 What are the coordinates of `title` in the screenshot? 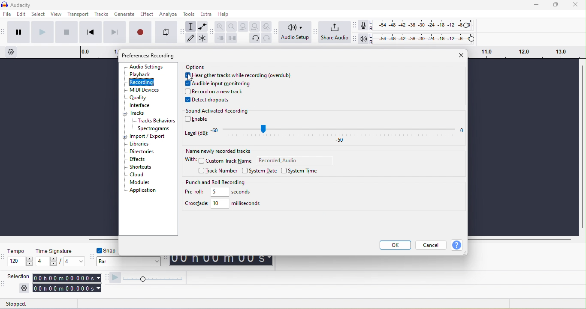 It's located at (24, 5).